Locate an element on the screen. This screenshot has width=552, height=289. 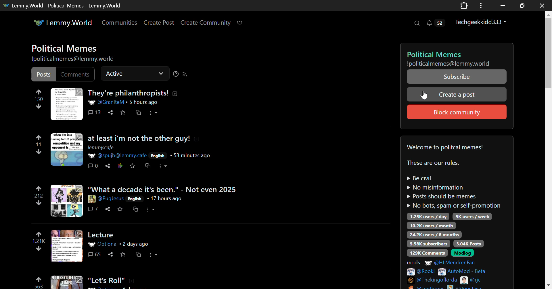
@spujb@lemmy.cafe is located at coordinates (117, 155).